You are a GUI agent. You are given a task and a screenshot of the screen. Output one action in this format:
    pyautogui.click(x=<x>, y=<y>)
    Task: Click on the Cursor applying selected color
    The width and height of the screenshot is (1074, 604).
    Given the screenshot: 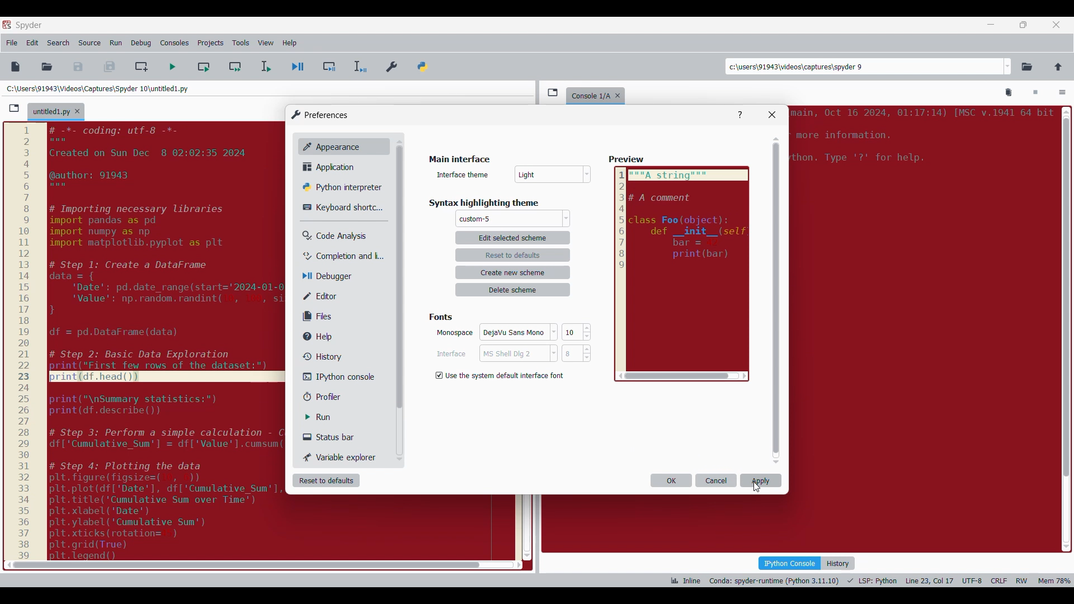 What is the action you would take?
    pyautogui.click(x=757, y=487)
    